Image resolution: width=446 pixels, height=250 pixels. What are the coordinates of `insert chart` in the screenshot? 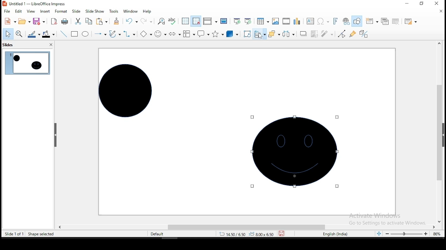 It's located at (297, 21).